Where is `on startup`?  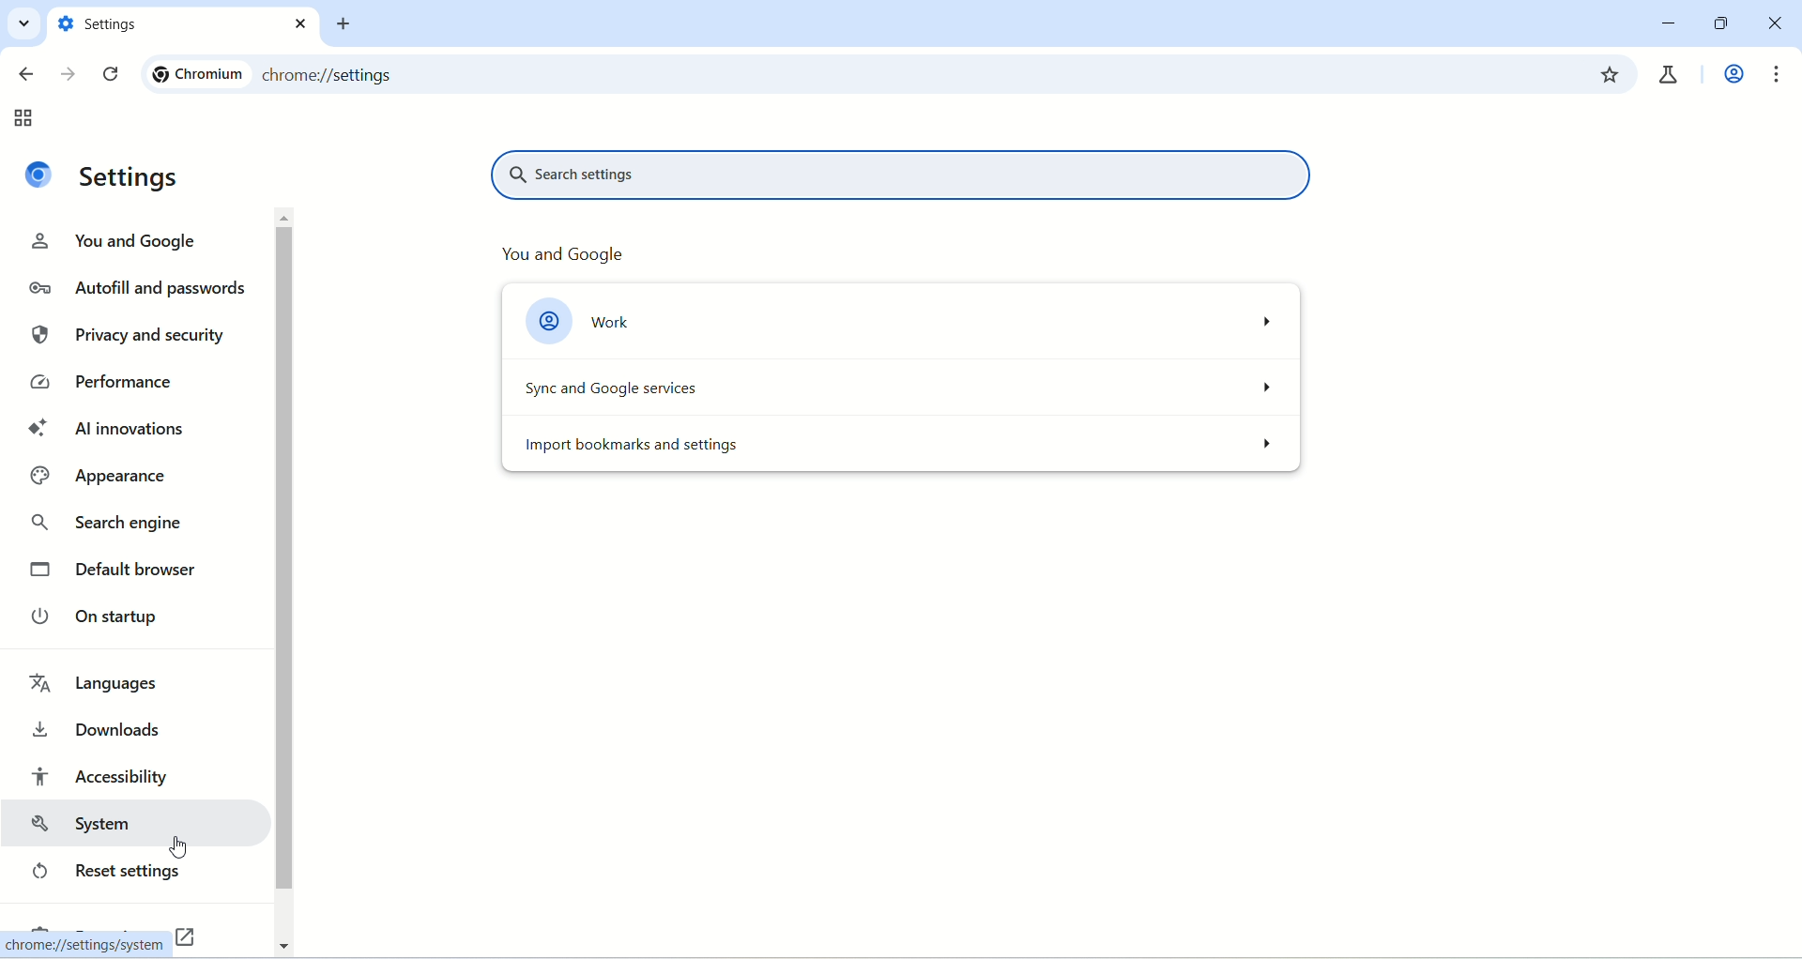 on startup is located at coordinates (100, 615).